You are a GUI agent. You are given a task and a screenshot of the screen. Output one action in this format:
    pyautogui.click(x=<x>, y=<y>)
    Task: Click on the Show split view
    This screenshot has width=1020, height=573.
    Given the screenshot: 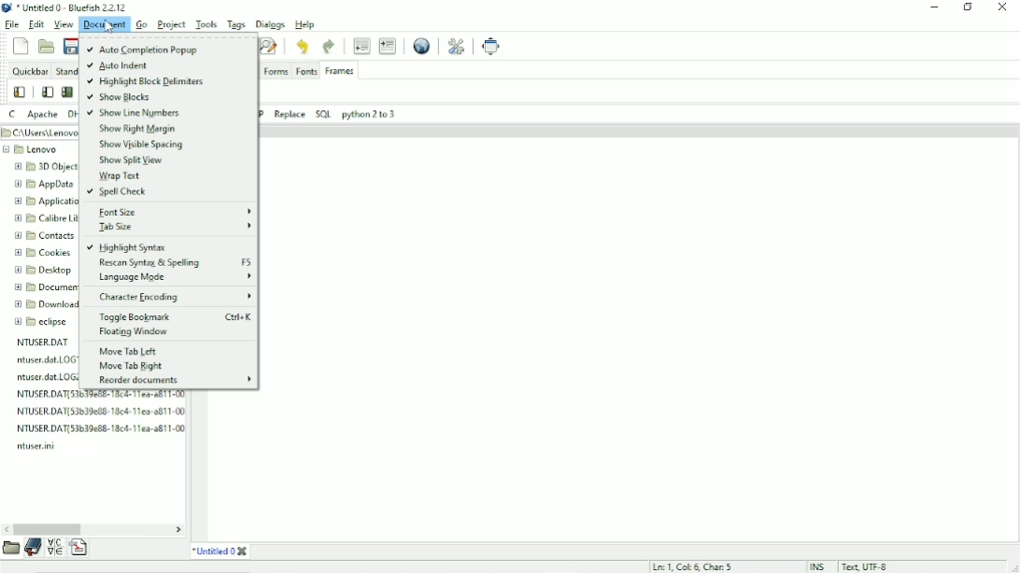 What is the action you would take?
    pyautogui.click(x=133, y=161)
    